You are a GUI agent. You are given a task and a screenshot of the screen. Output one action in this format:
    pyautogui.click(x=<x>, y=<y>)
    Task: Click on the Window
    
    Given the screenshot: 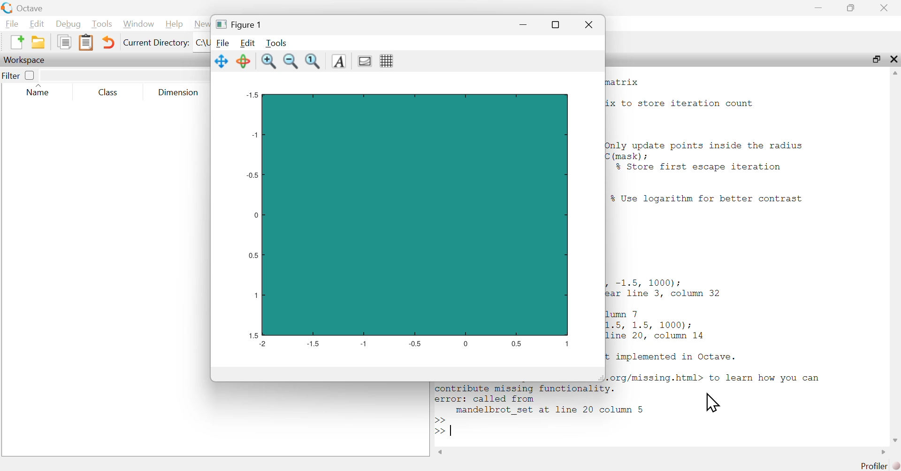 What is the action you would take?
    pyautogui.click(x=137, y=24)
    